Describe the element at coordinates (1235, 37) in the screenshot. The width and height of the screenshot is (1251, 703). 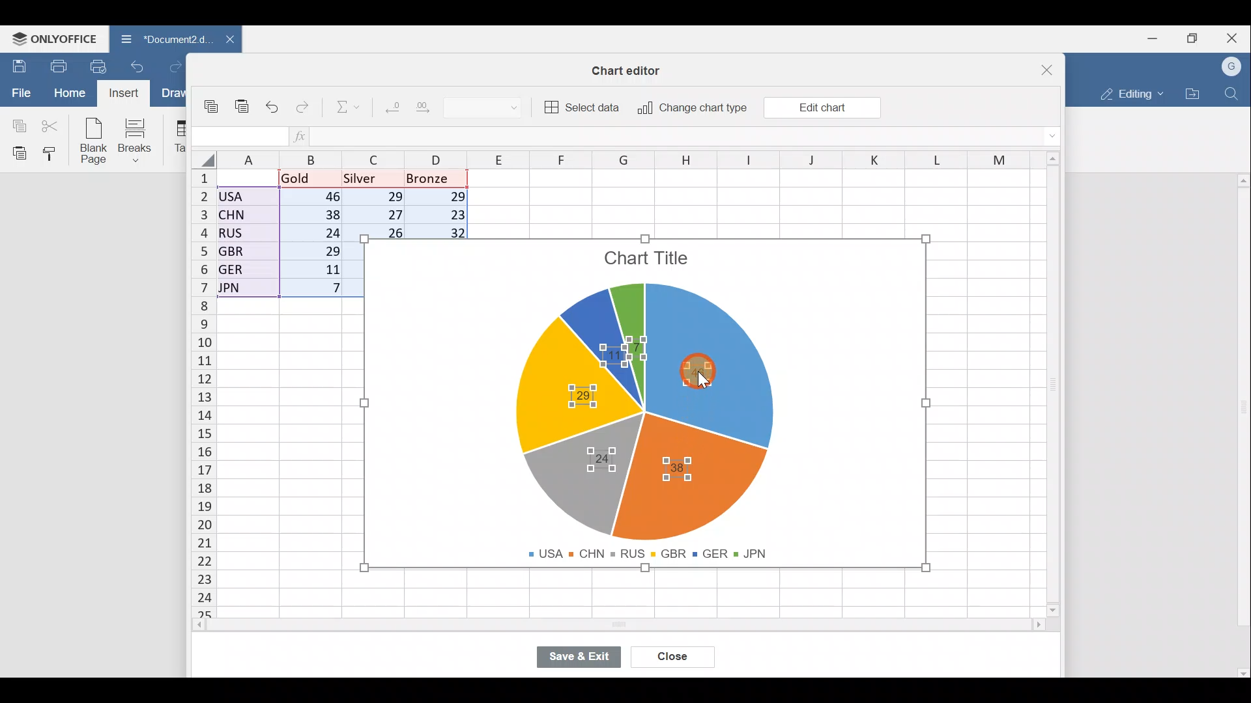
I see `Close` at that location.